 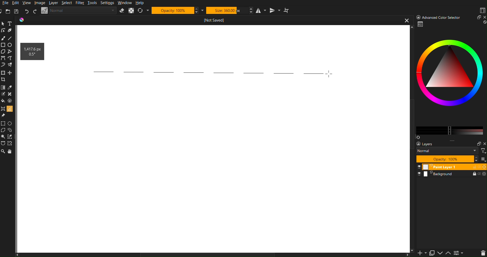 I want to click on Red Eye Fix, so click(x=4, y=64).